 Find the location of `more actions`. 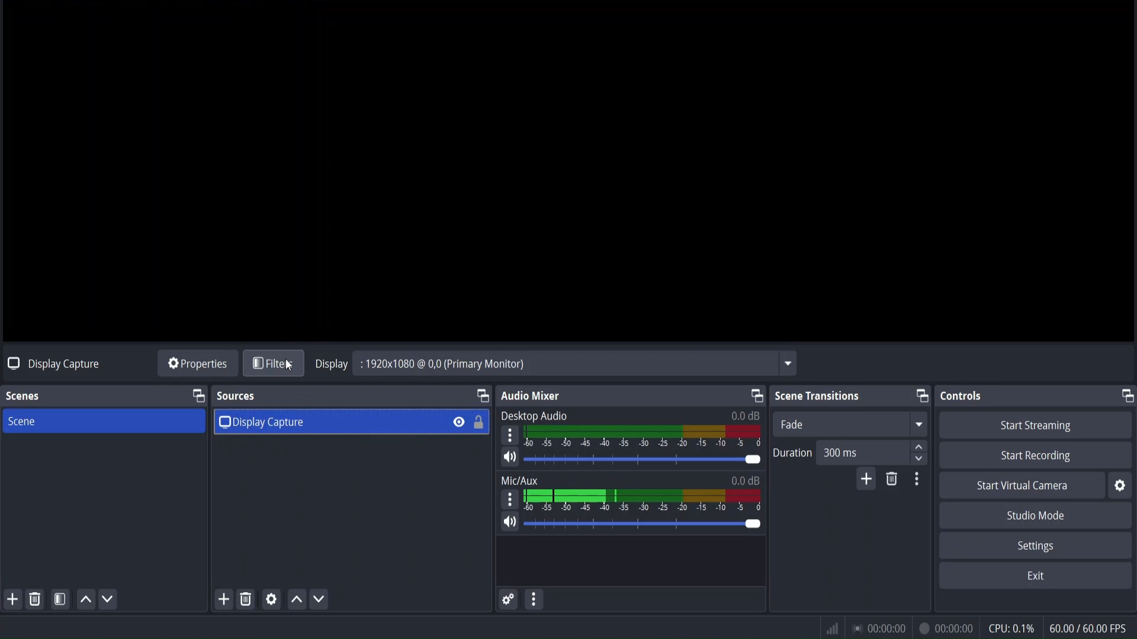

more actions is located at coordinates (535, 600).